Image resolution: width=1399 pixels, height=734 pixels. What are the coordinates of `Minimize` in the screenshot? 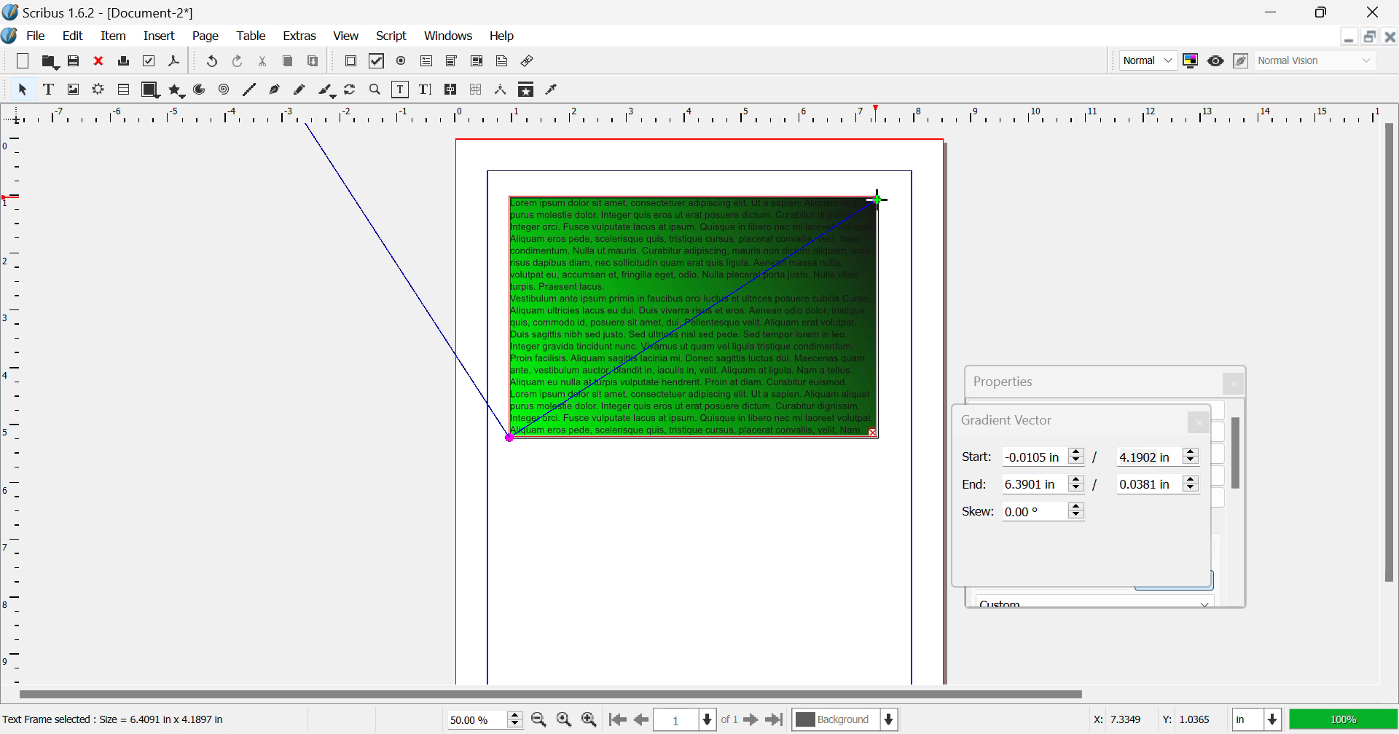 It's located at (1325, 12).